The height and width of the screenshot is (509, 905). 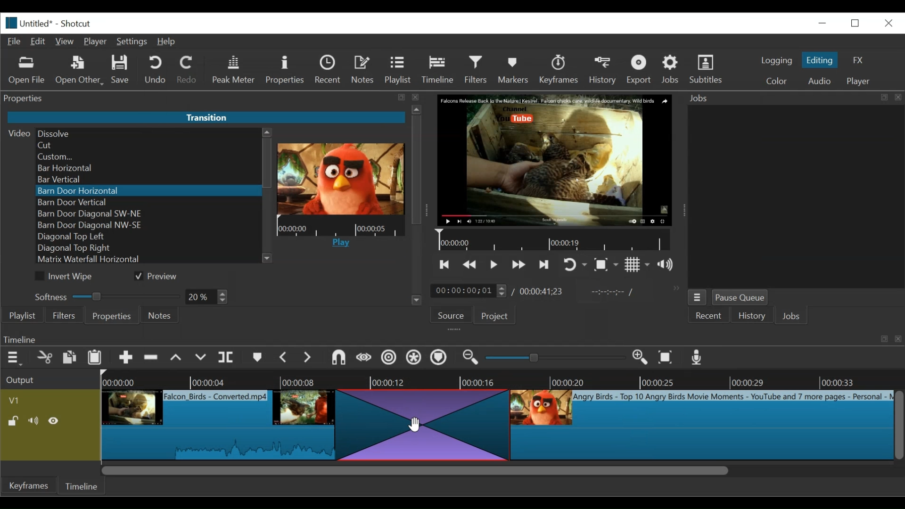 I want to click on Open File, so click(x=27, y=71).